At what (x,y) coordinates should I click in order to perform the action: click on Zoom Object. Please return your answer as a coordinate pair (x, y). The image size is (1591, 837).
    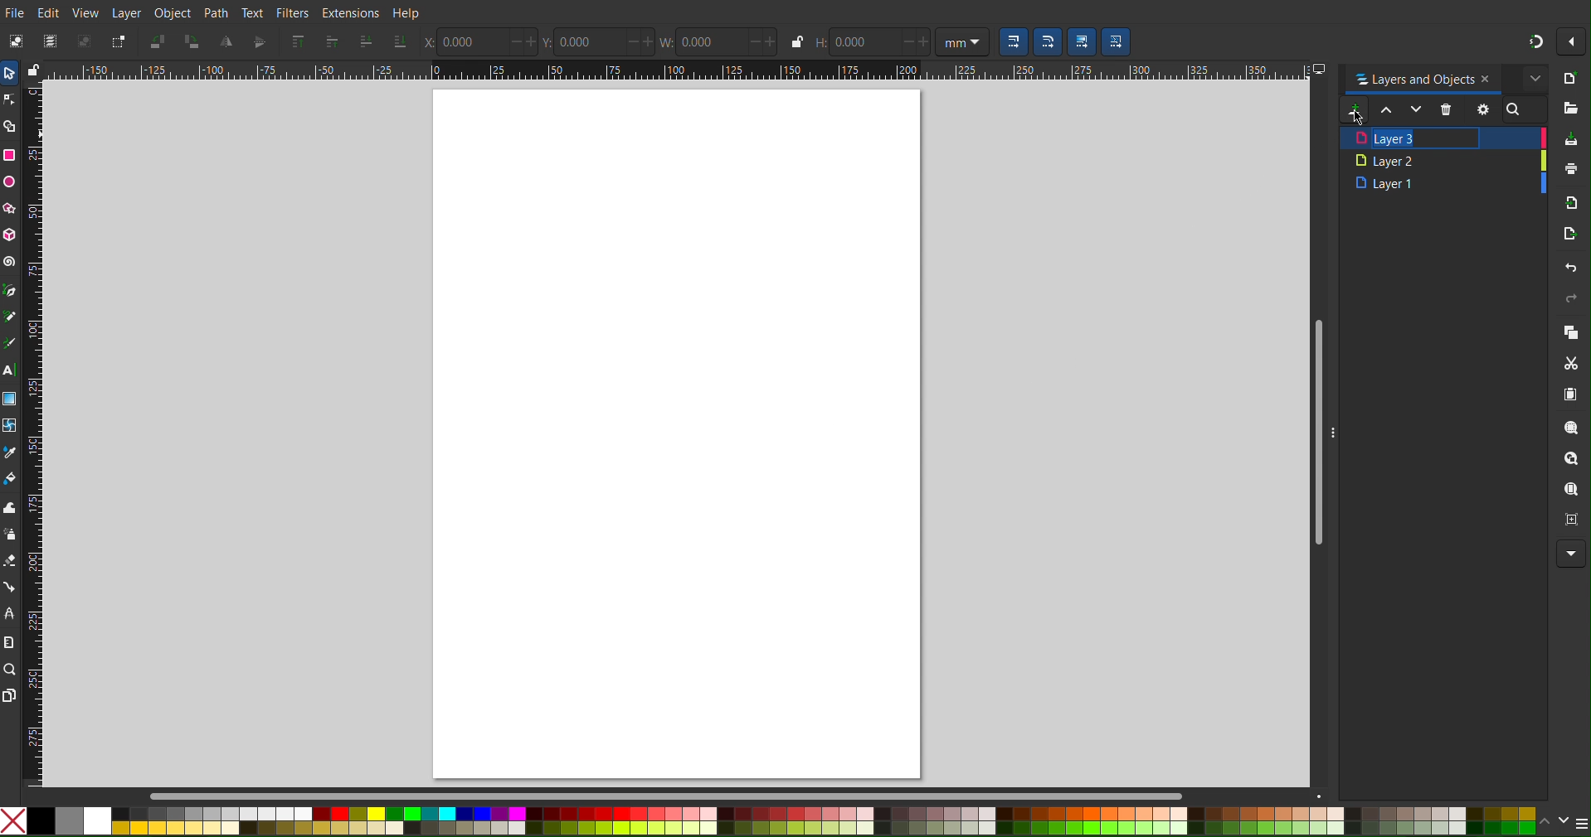
    Looking at the image, I should click on (1570, 462).